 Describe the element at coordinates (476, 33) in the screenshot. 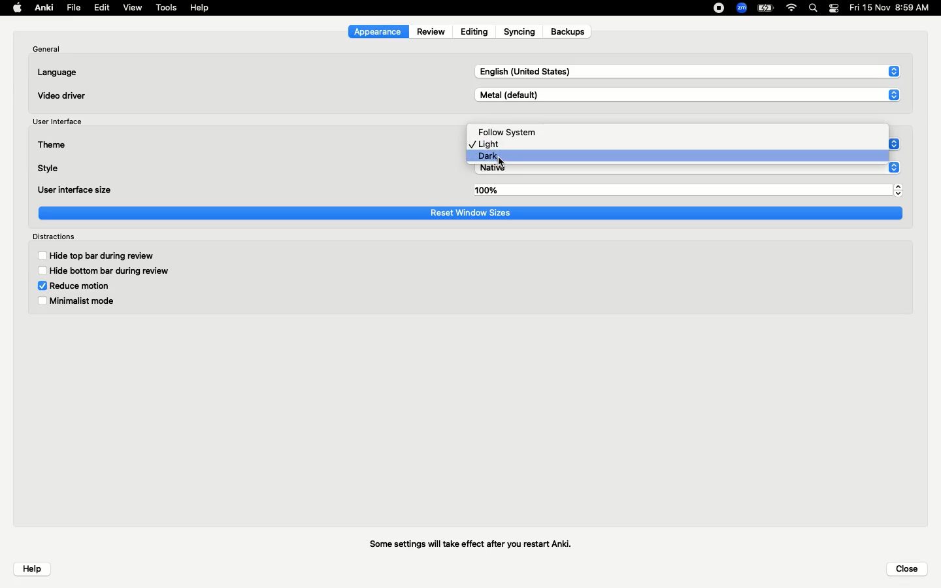

I see `Editing` at that location.